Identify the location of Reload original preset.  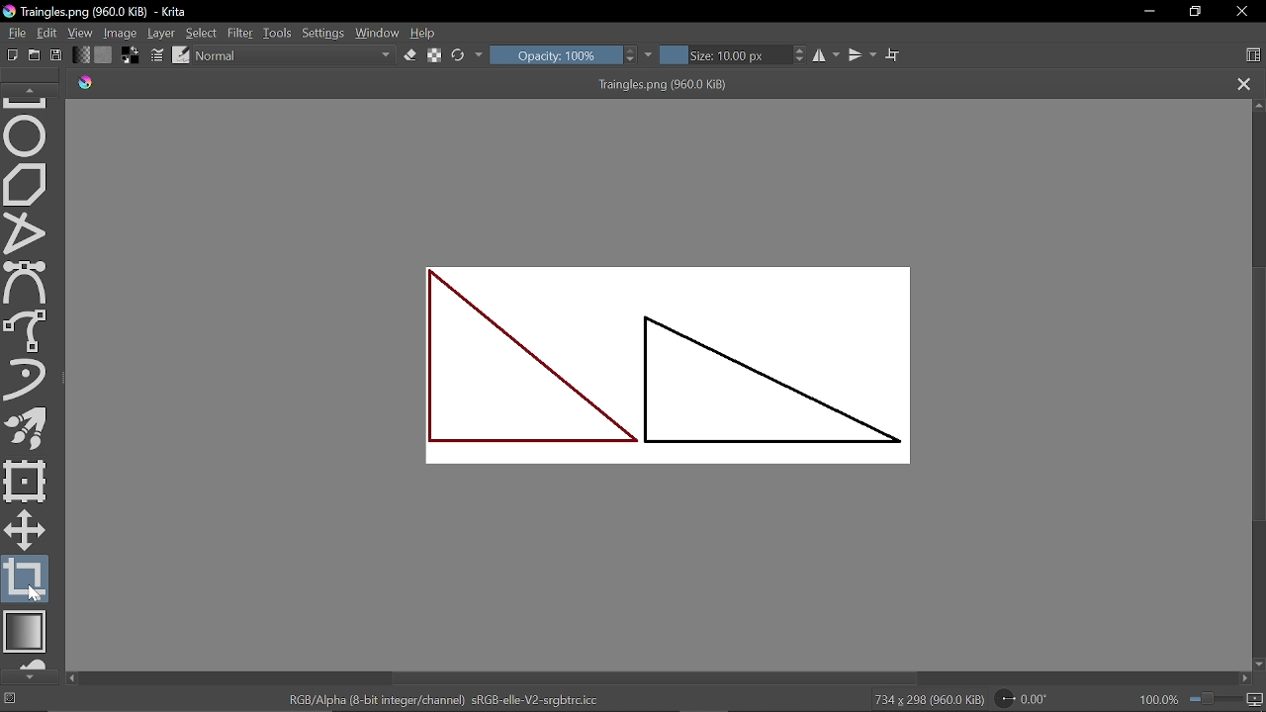
(459, 55).